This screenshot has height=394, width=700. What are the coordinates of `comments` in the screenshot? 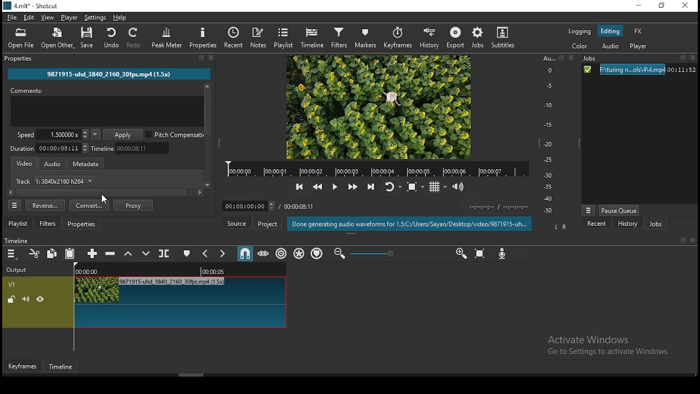 It's located at (107, 106).